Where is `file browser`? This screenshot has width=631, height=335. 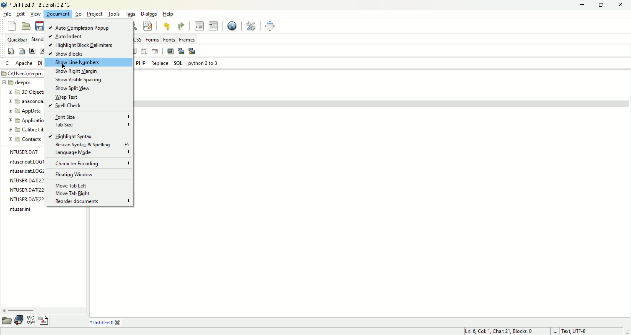
file browser is located at coordinates (6, 322).